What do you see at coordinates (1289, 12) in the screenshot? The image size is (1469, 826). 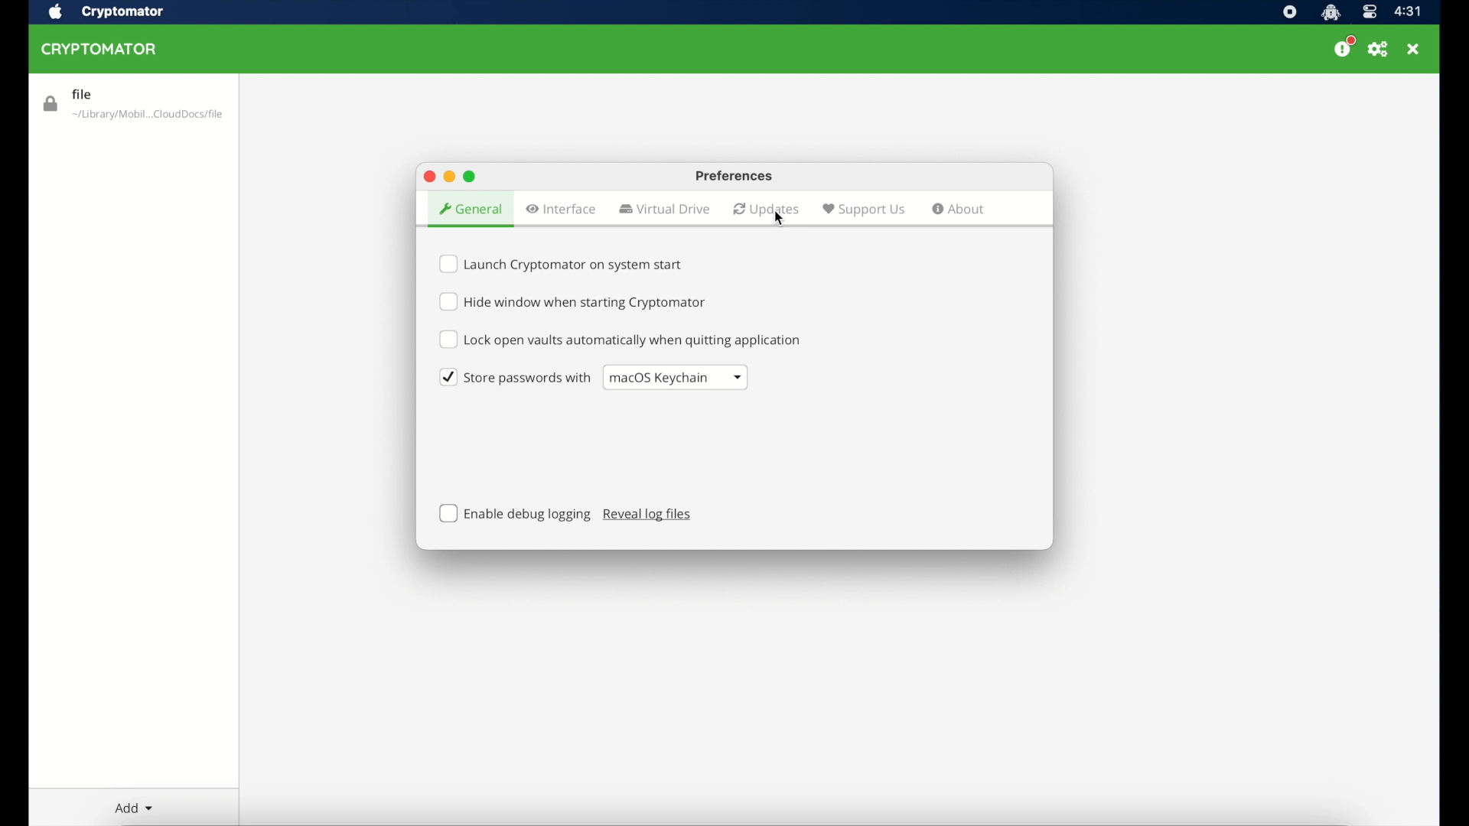 I see `screen recorder icon` at bounding box center [1289, 12].